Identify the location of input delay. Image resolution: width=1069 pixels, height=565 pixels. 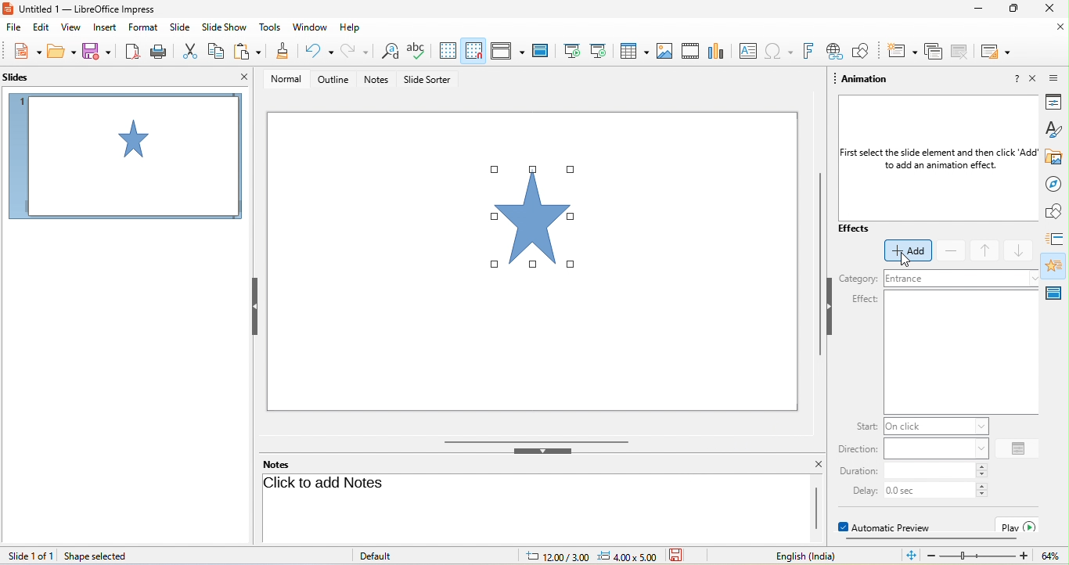
(930, 490).